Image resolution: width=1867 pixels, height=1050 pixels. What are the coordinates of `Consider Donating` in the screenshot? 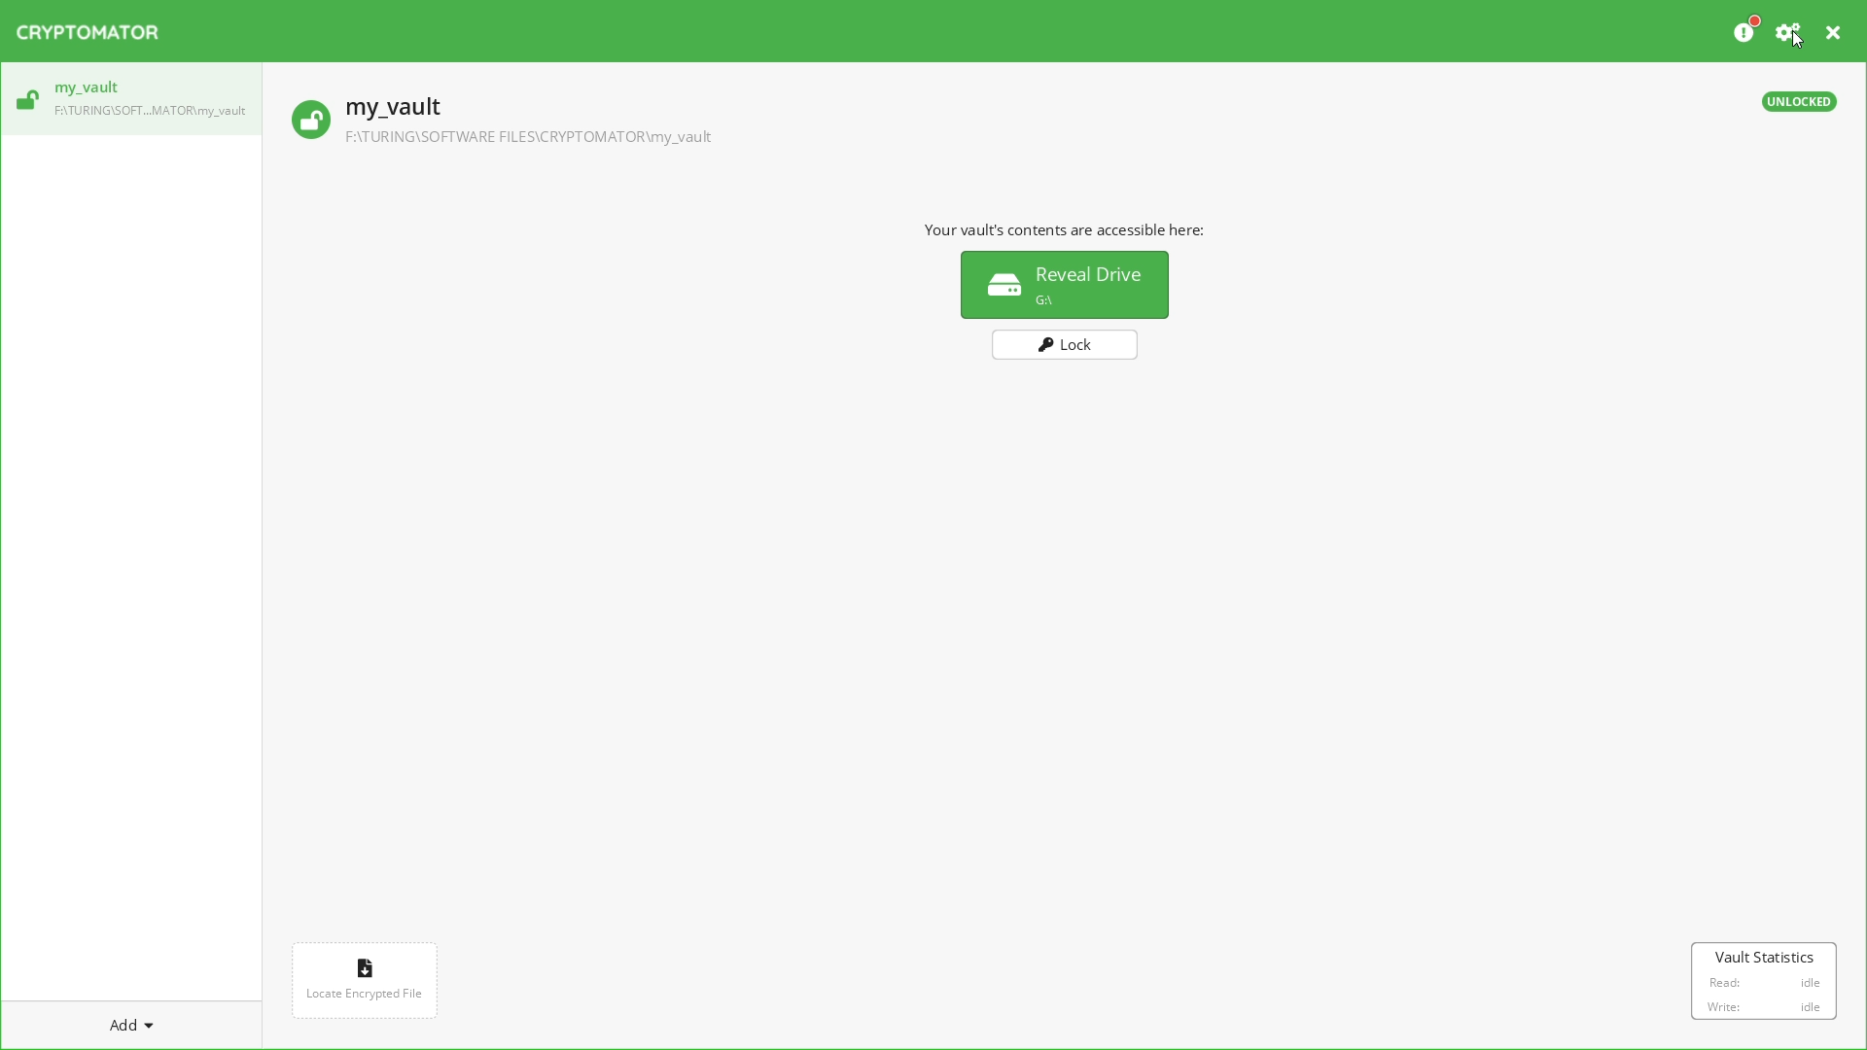 It's located at (1746, 28).